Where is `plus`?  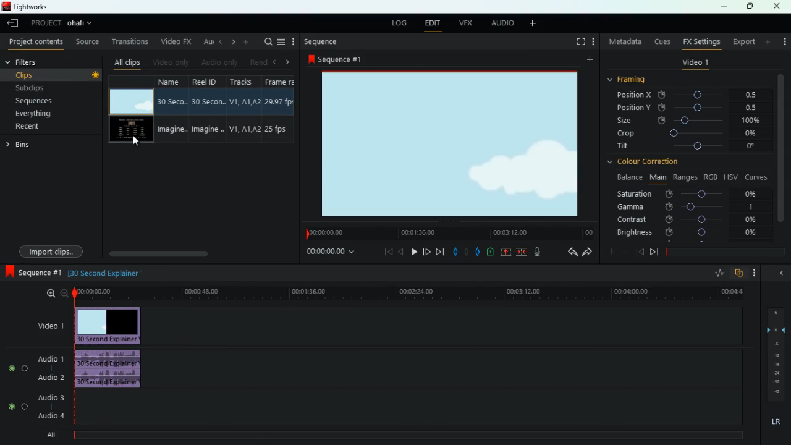
plus is located at coordinates (610, 253).